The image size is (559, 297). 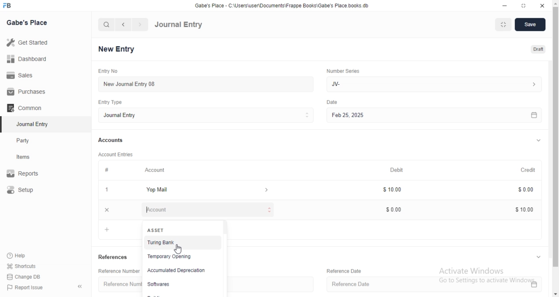 What do you see at coordinates (528, 190) in the screenshot?
I see `$0.00` at bounding box center [528, 190].